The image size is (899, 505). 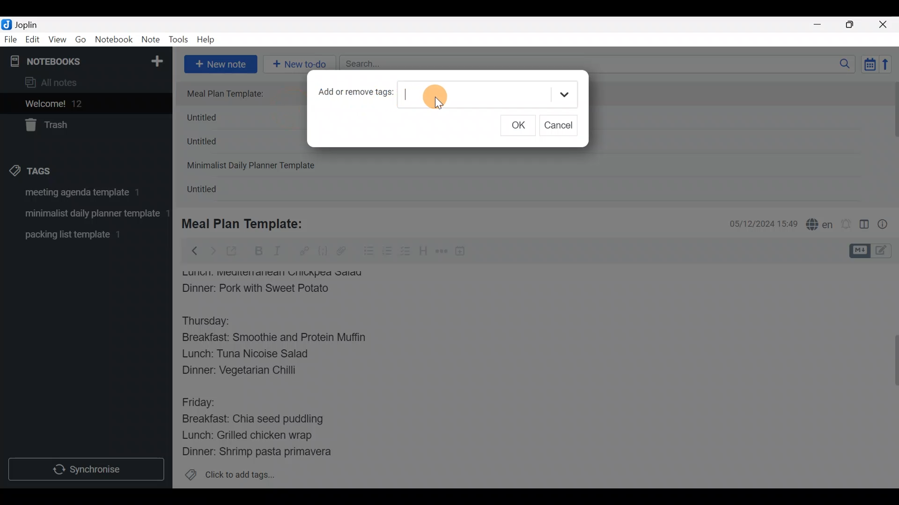 I want to click on Tags, so click(x=52, y=169).